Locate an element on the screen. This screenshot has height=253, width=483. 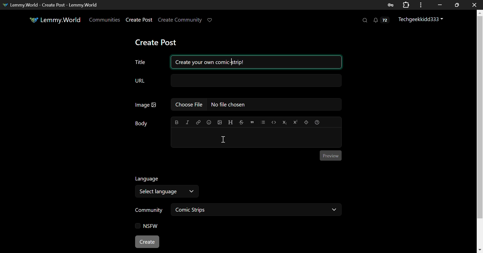
Subscript is located at coordinates (285, 122).